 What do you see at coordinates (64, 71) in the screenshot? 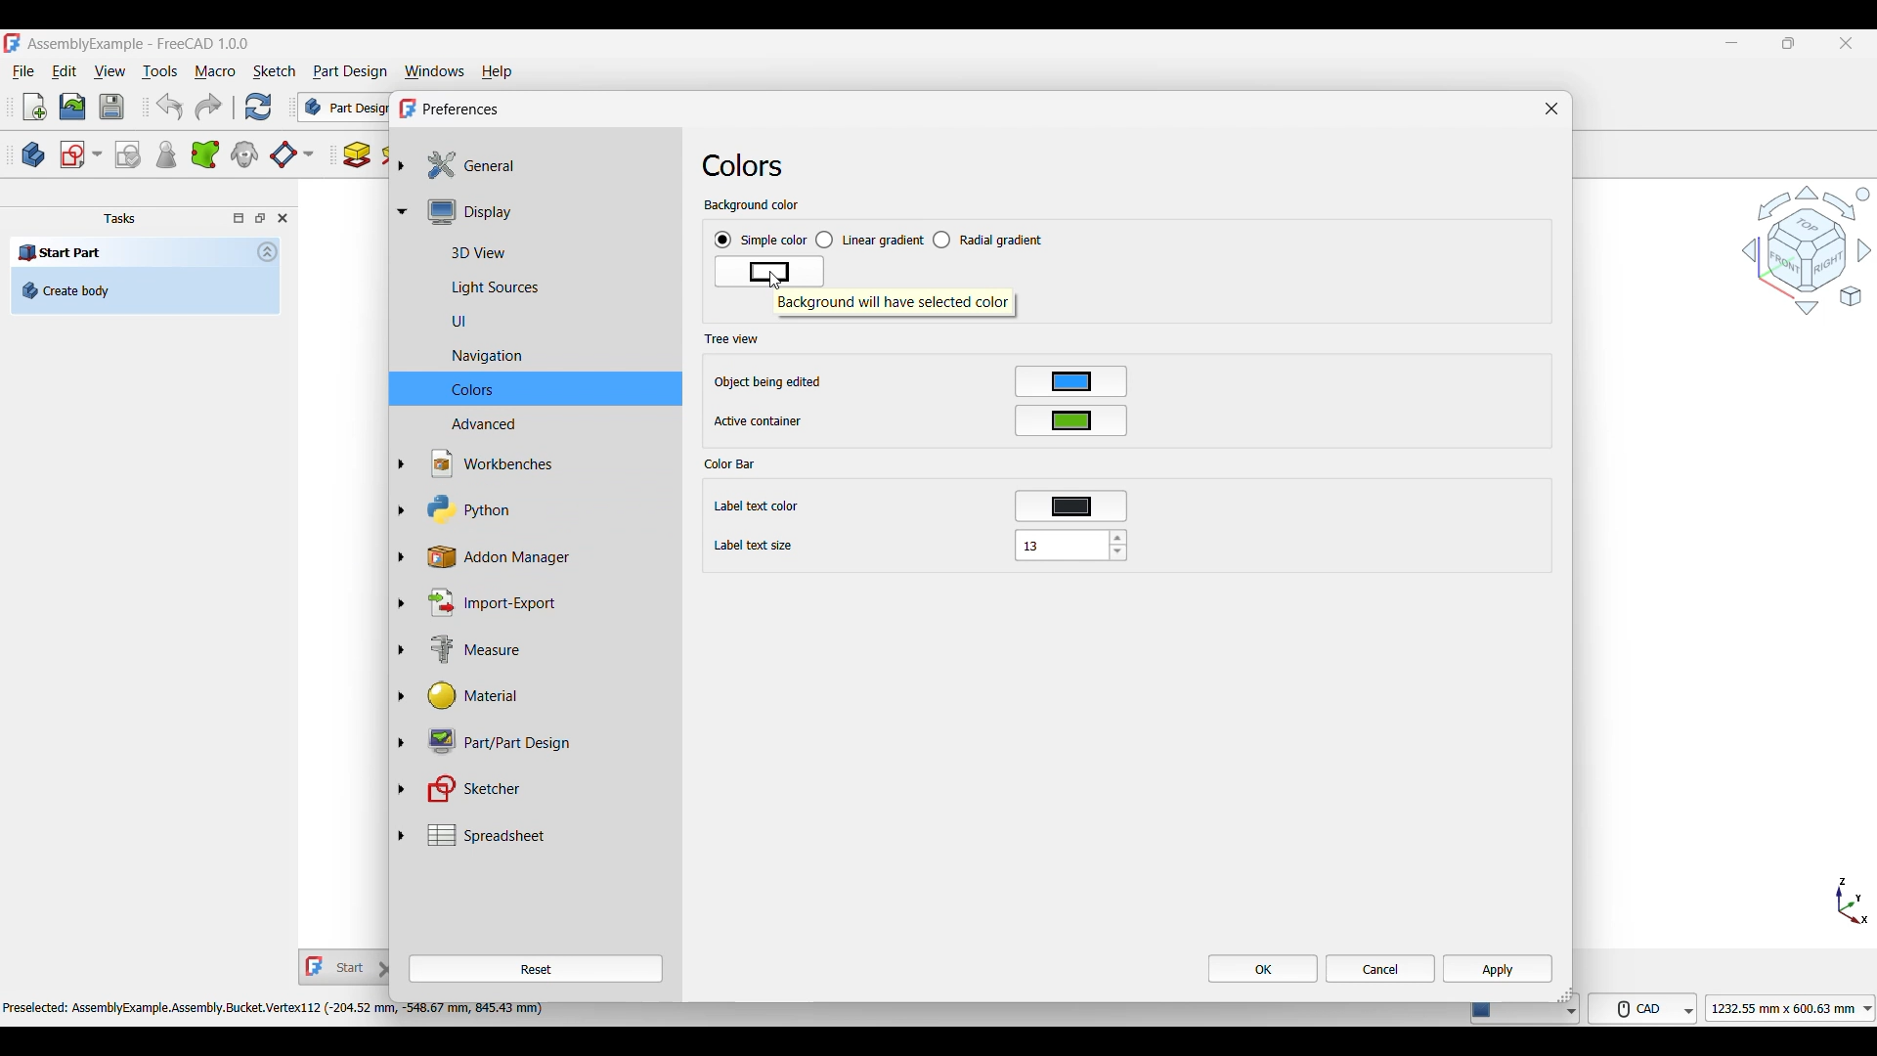
I see `Edit menu` at bounding box center [64, 71].